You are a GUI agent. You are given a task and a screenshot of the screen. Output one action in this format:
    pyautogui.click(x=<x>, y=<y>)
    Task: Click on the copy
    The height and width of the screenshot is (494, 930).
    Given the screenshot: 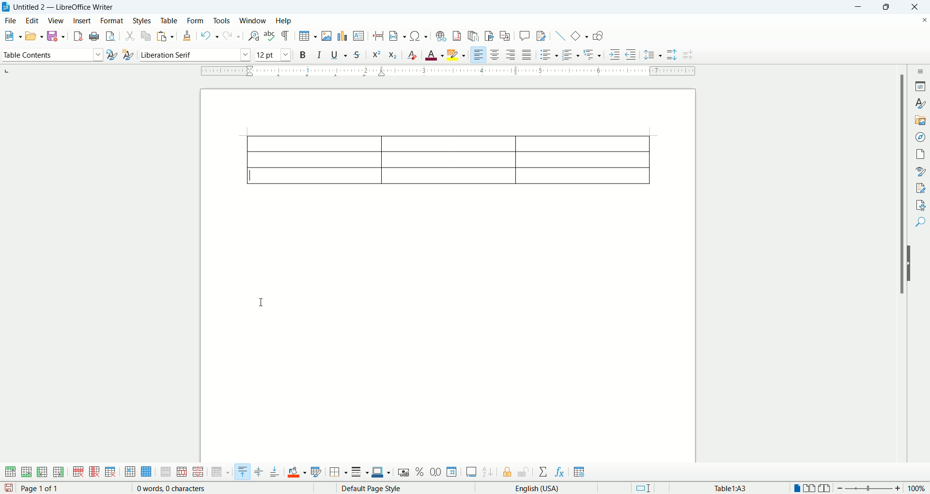 What is the action you would take?
    pyautogui.click(x=144, y=36)
    